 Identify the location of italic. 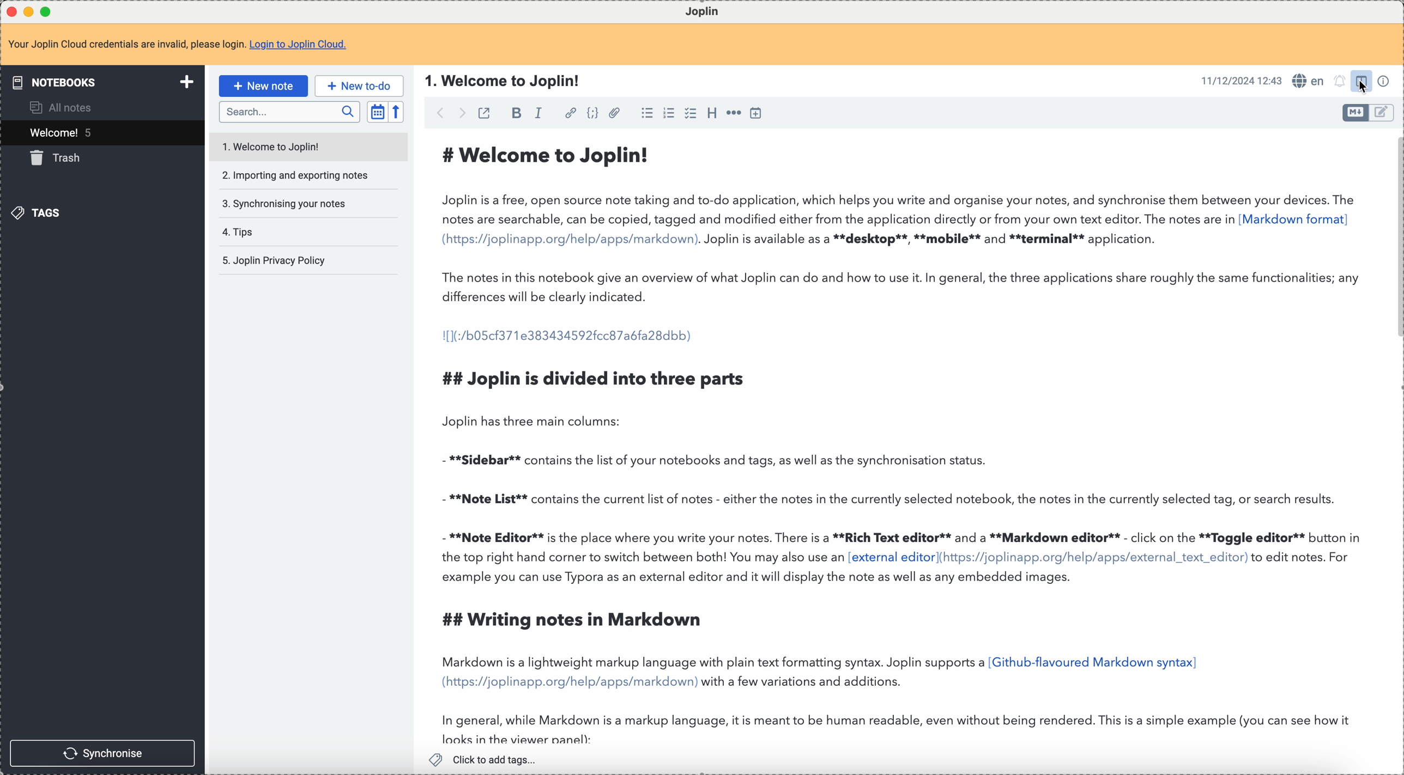
(538, 113).